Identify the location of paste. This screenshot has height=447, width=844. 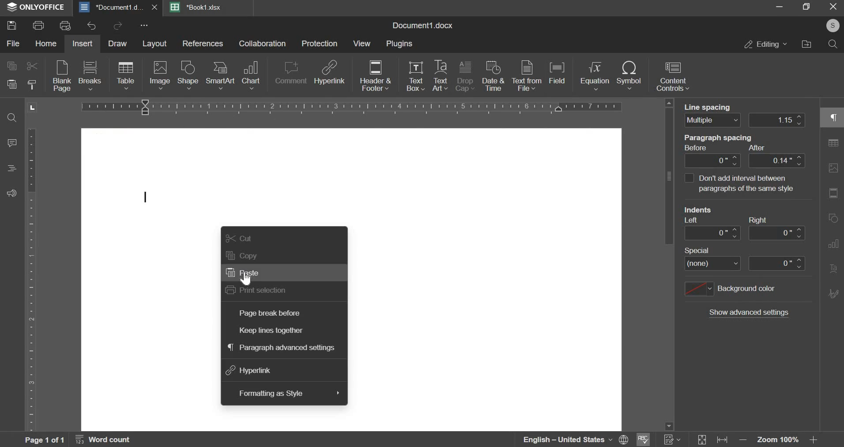
(11, 84).